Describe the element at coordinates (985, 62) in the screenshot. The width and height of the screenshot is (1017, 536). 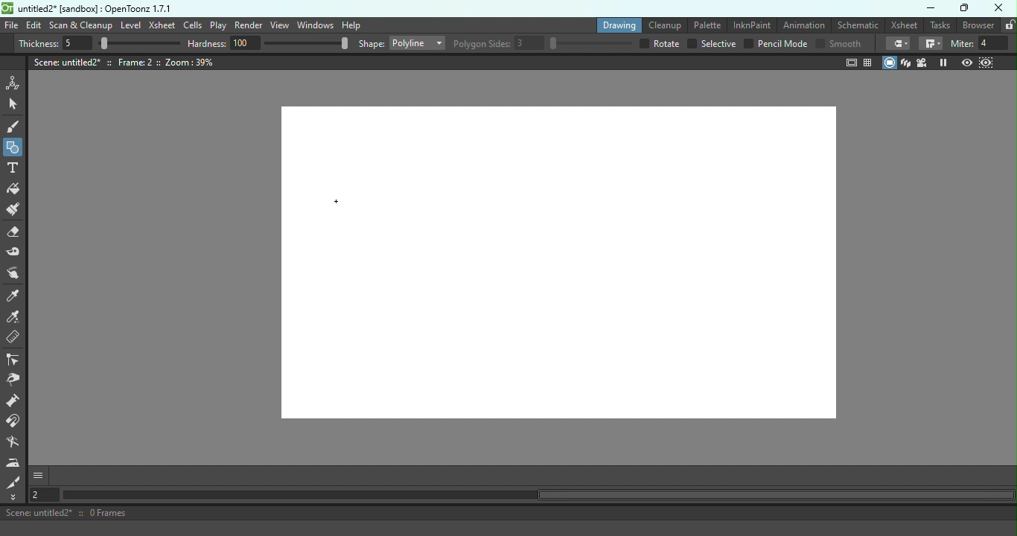
I see `Sub-camera preview` at that location.